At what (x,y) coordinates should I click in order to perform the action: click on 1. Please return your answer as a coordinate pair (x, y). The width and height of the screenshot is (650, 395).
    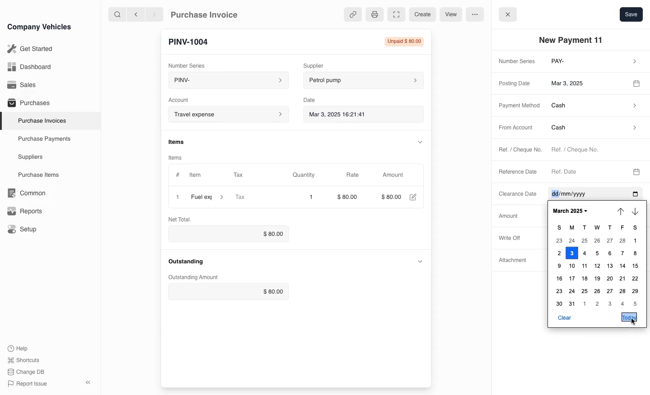
    Looking at the image, I should click on (311, 197).